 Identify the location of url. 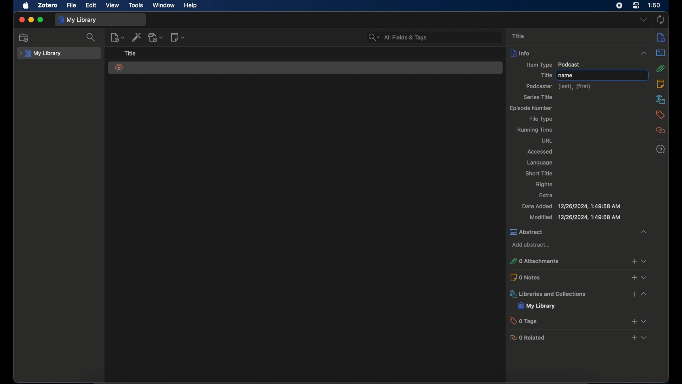
(548, 141).